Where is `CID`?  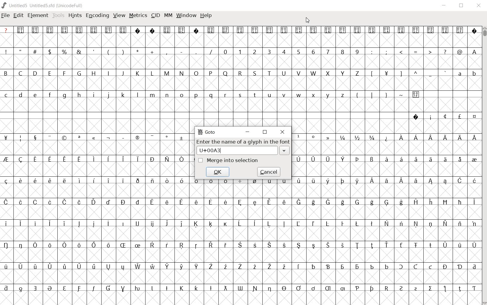
CID is located at coordinates (155, 16).